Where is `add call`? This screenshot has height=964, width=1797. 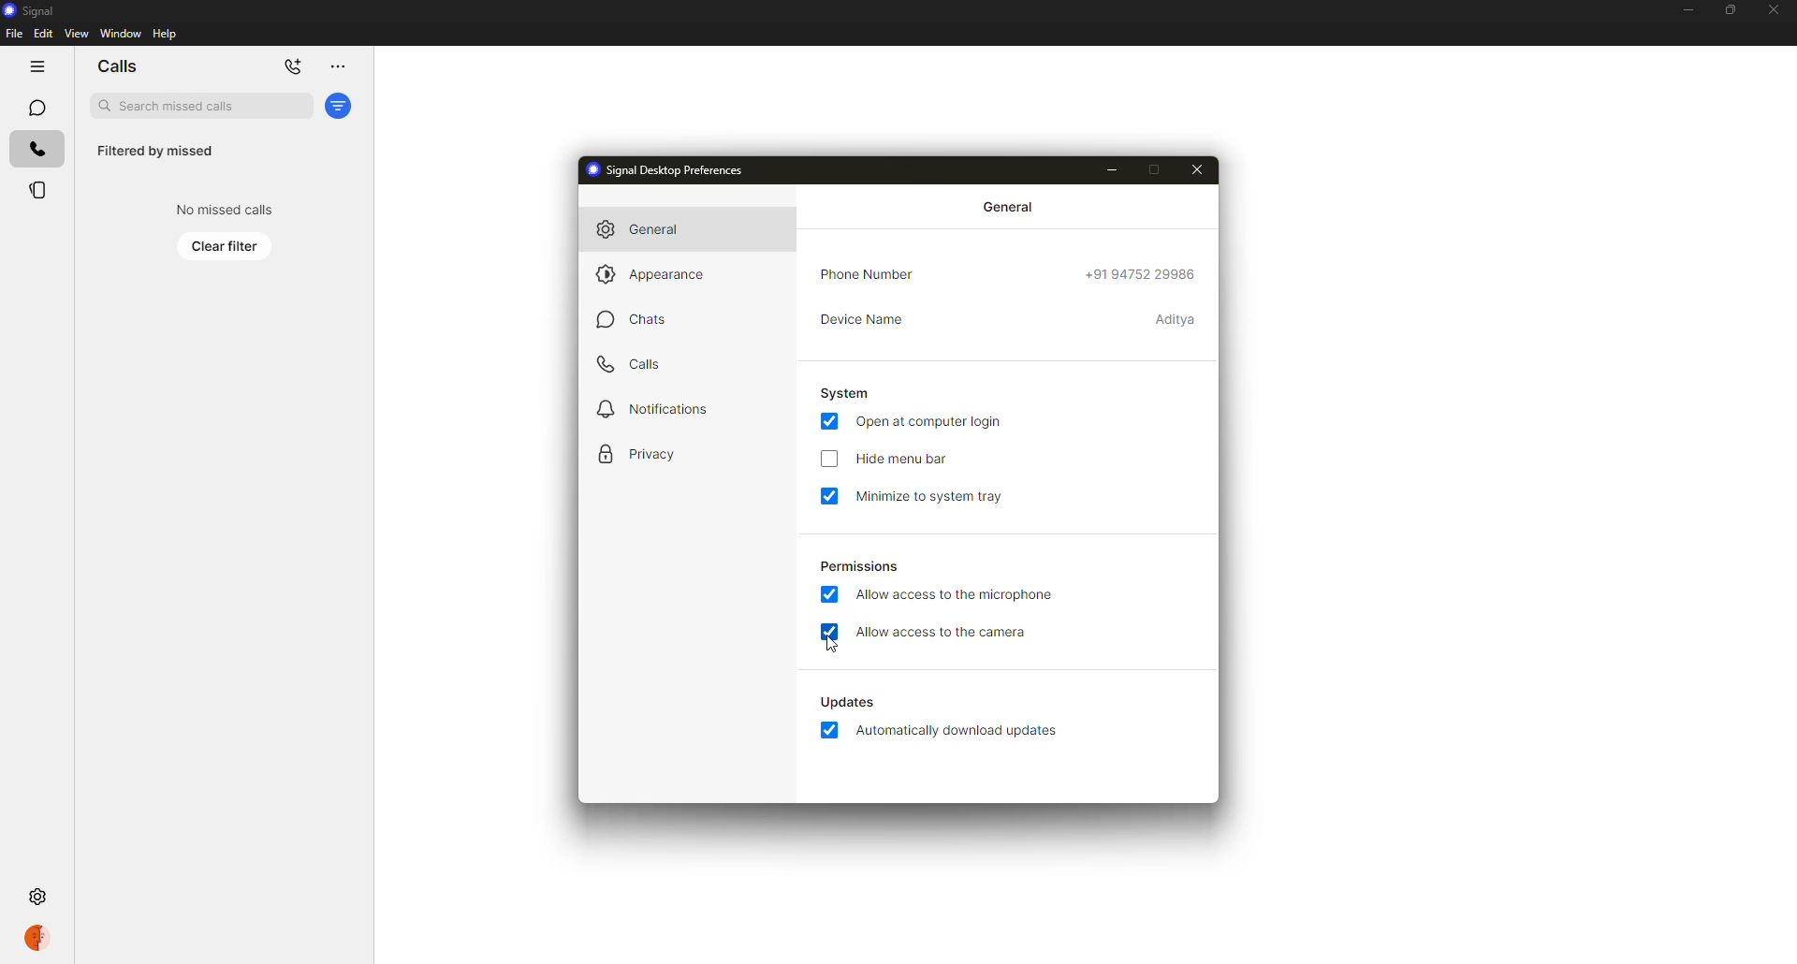 add call is located at coordinates (293, 66).